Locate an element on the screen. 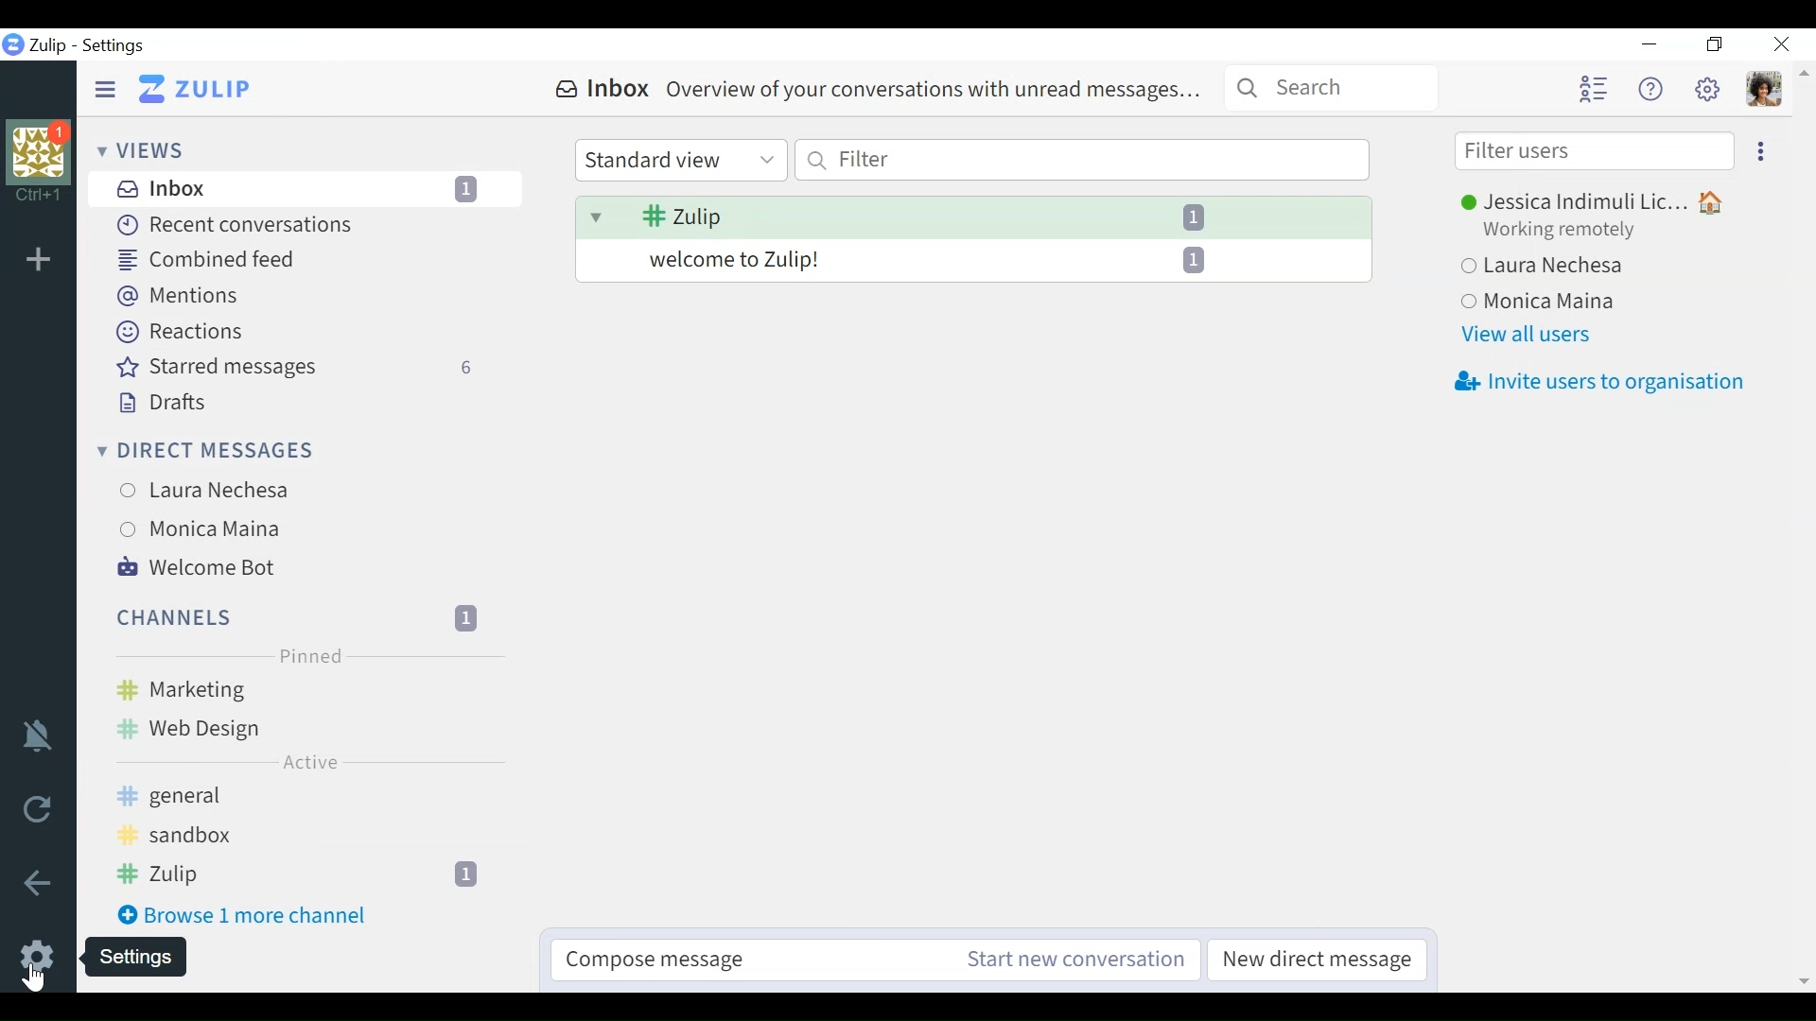 Image resolution: width=1816 pixels, height=1021 pixels. #Channel is located at coordinates (307, 837).